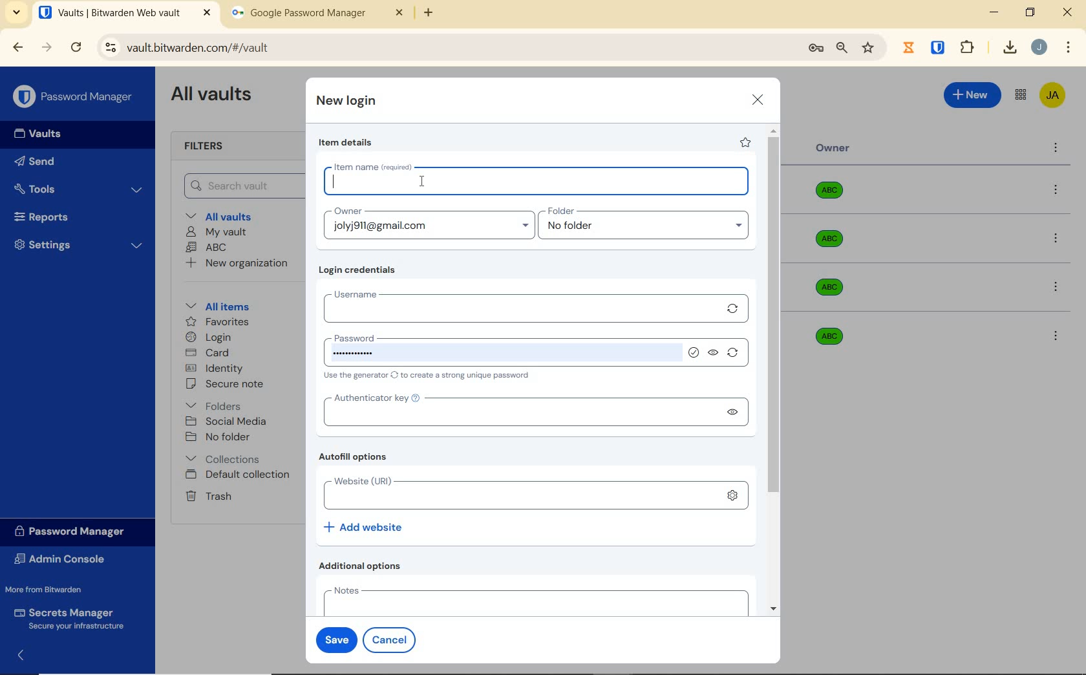 Image resolution: width=1086 pixels, height=675 pixels. I want to click on scrollbar, so click(775, 370).